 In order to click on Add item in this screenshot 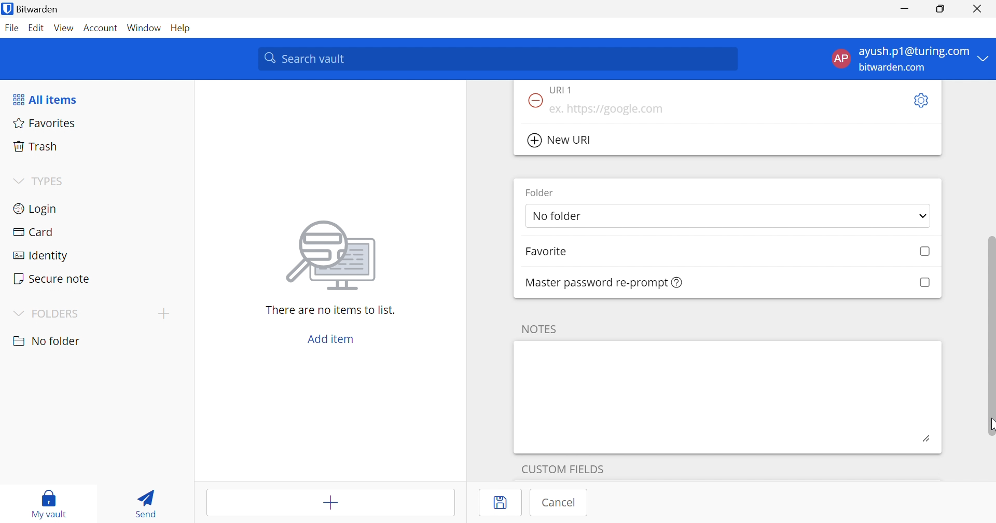, I will do `click(331, 504)`.